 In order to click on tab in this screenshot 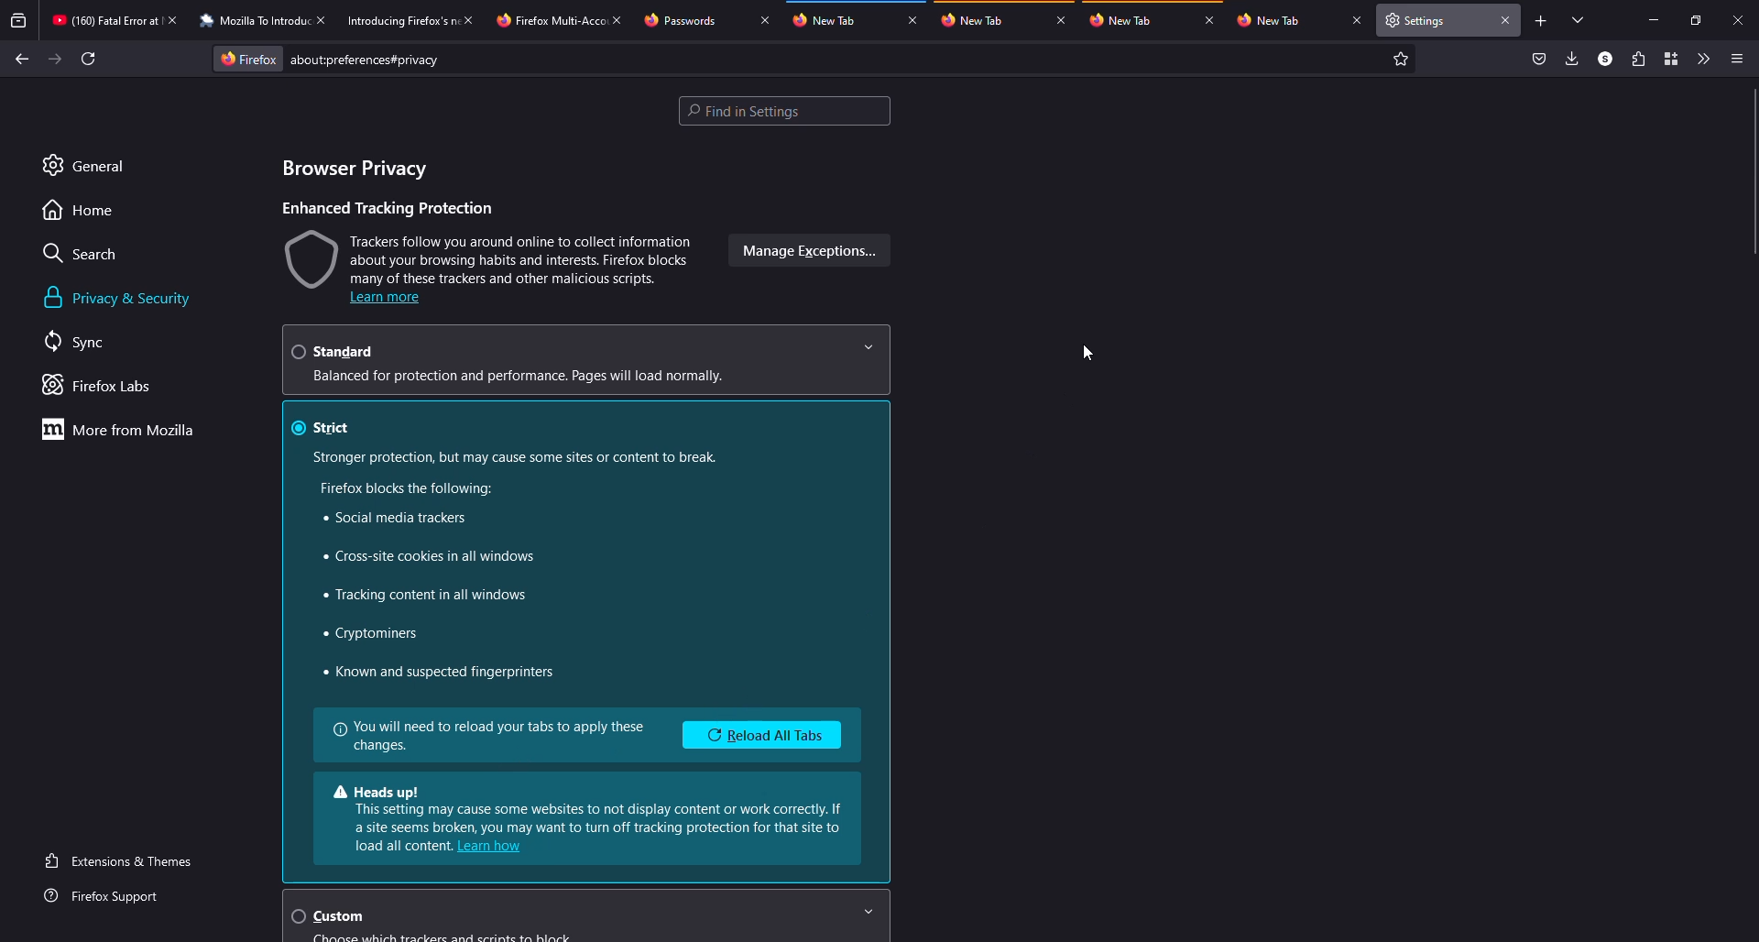, I will do `click(551, 21)`.